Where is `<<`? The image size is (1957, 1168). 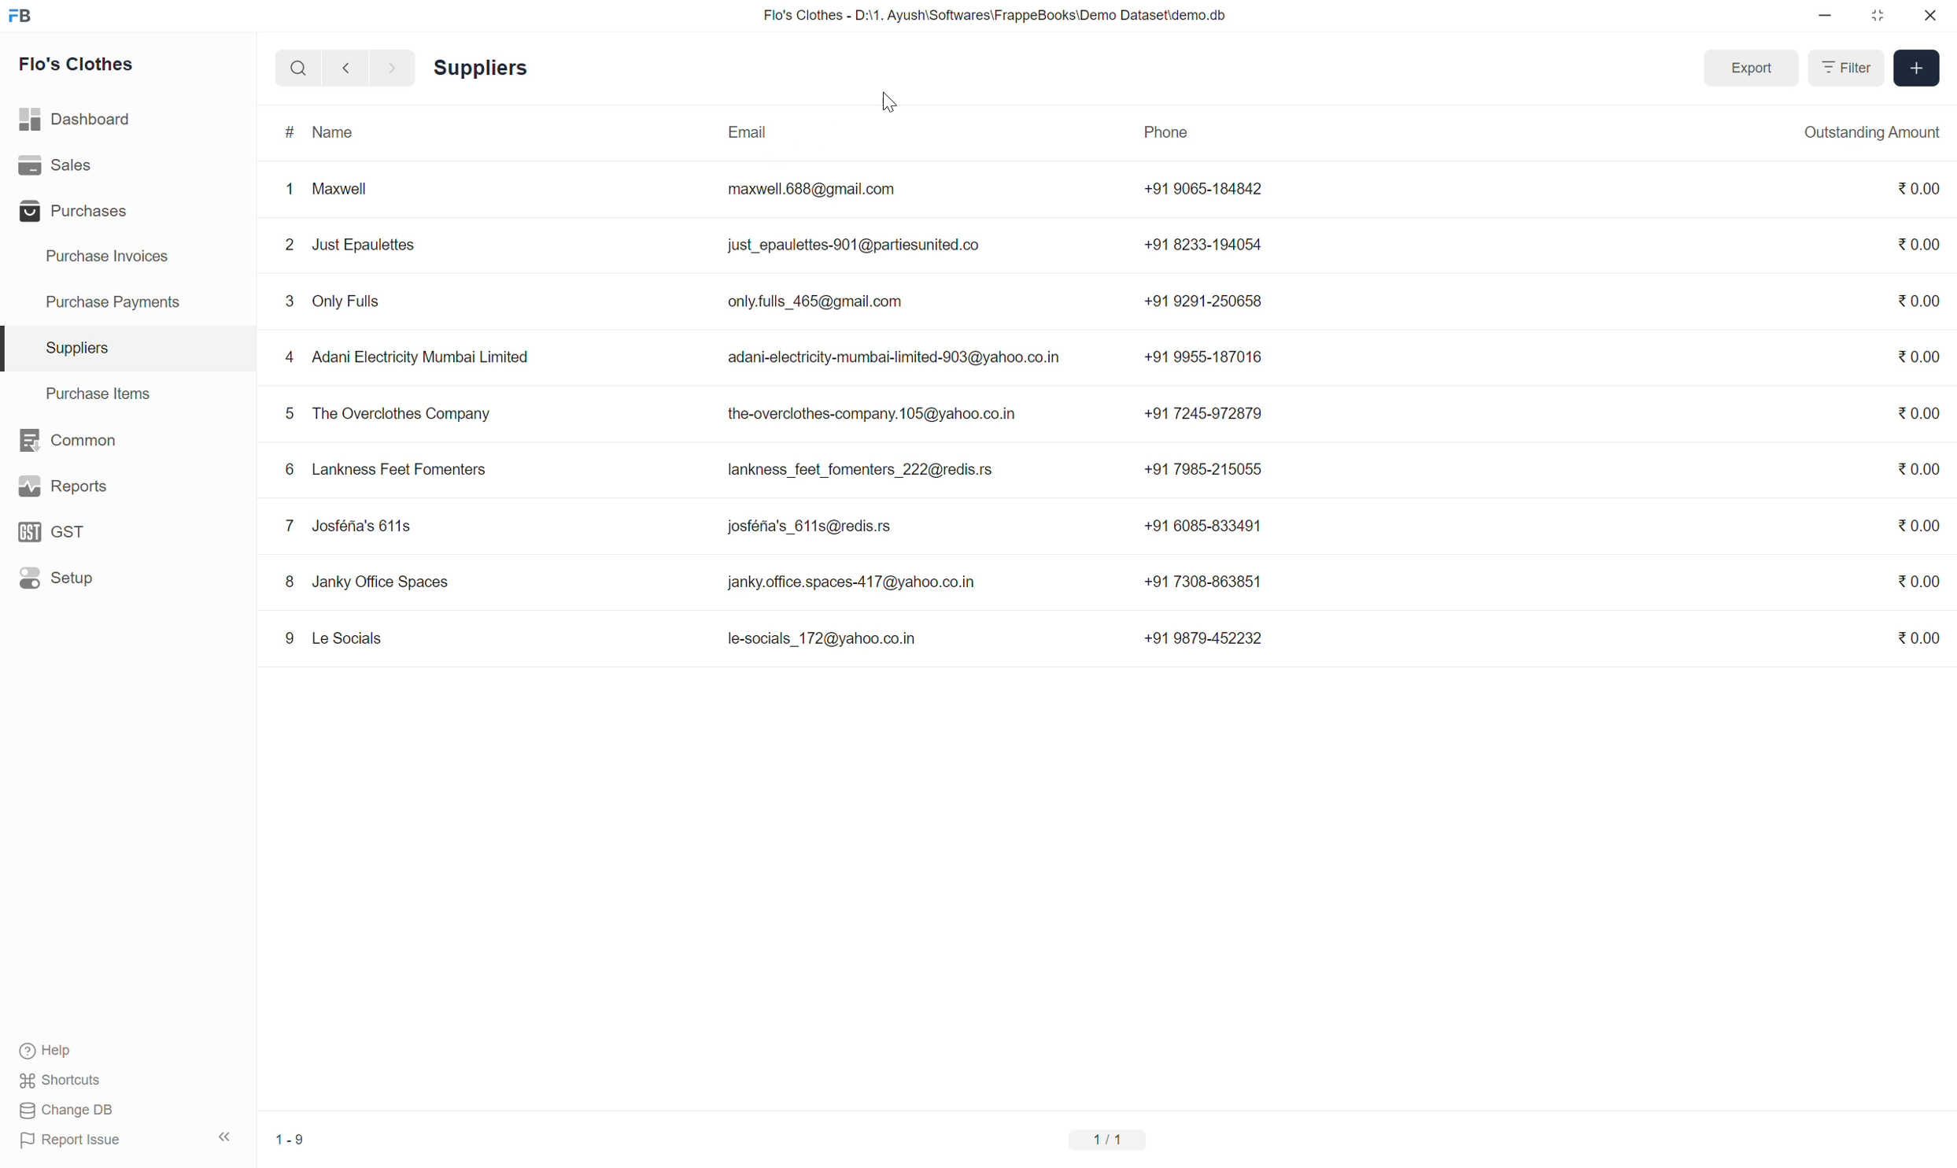 << is located at coordinates (224, 1136).